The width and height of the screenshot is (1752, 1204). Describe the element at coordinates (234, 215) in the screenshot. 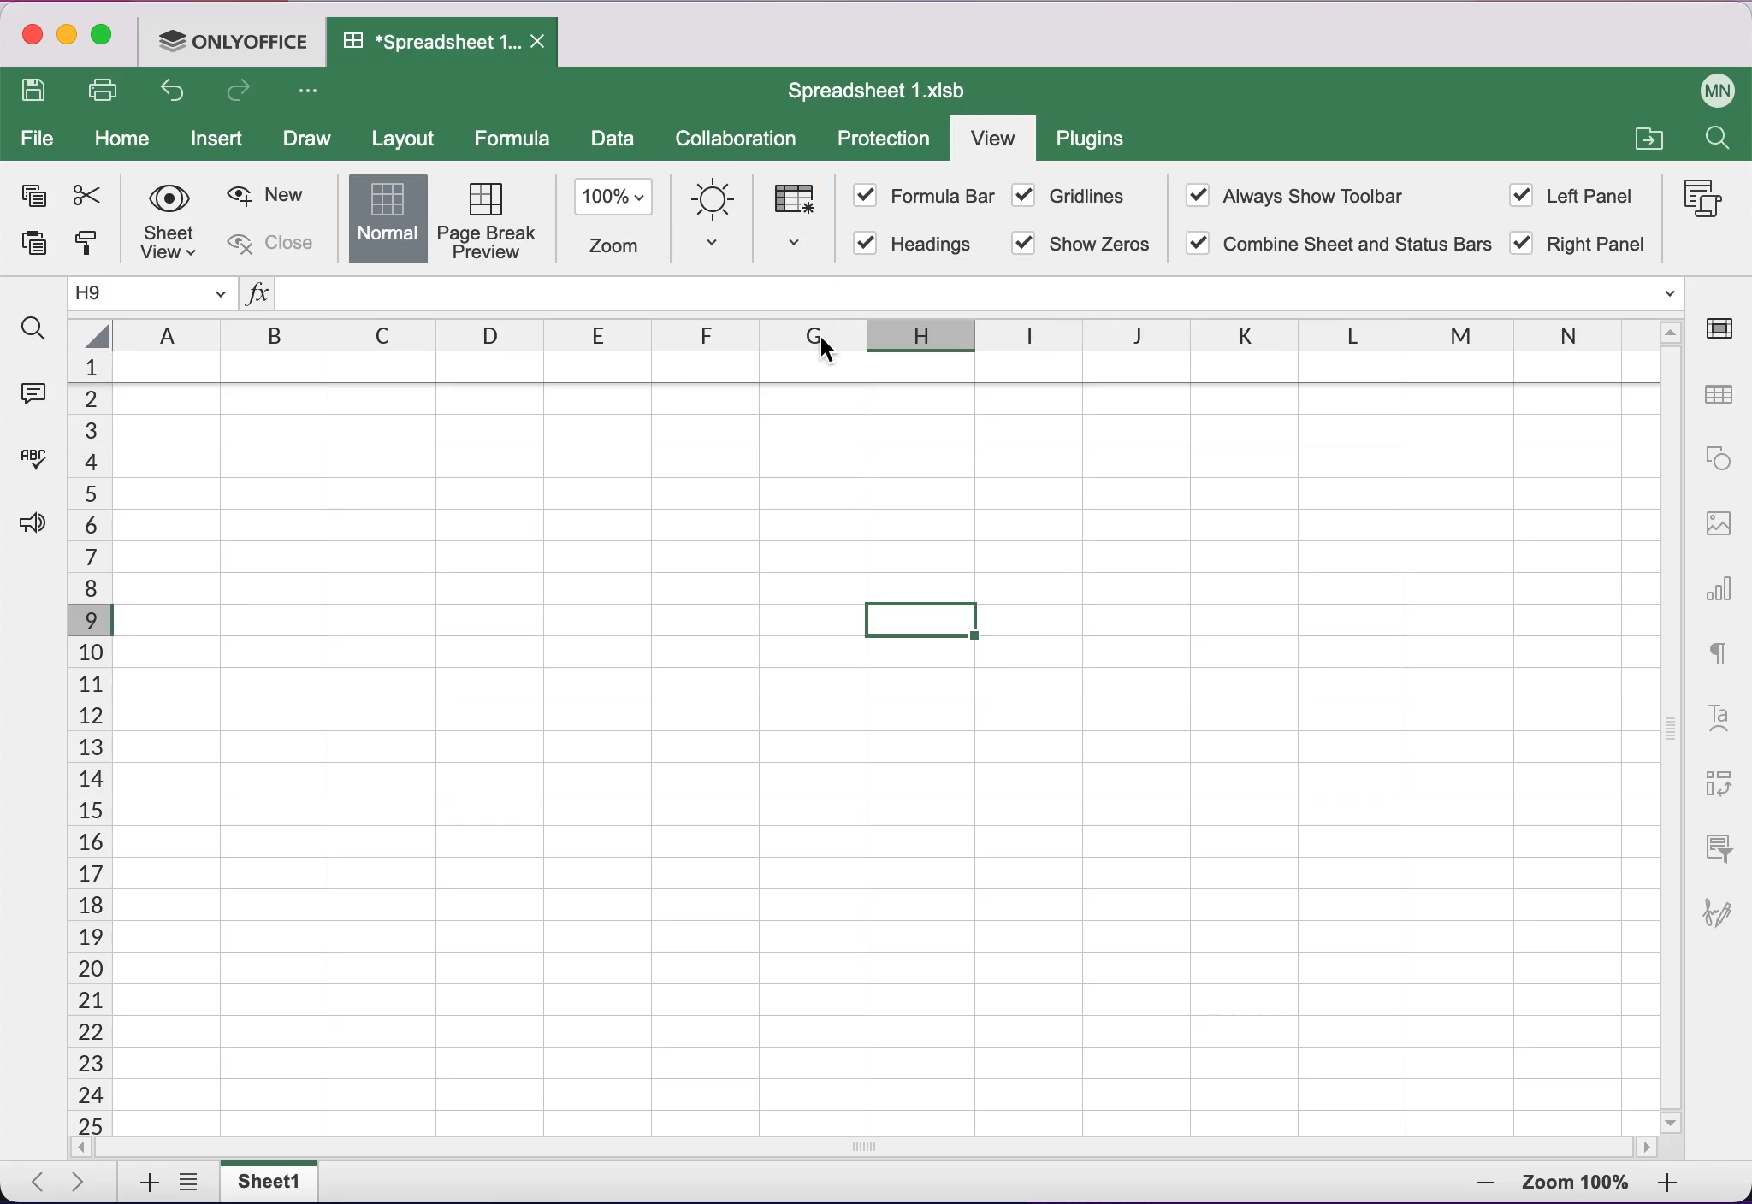

I see `table` at that location.